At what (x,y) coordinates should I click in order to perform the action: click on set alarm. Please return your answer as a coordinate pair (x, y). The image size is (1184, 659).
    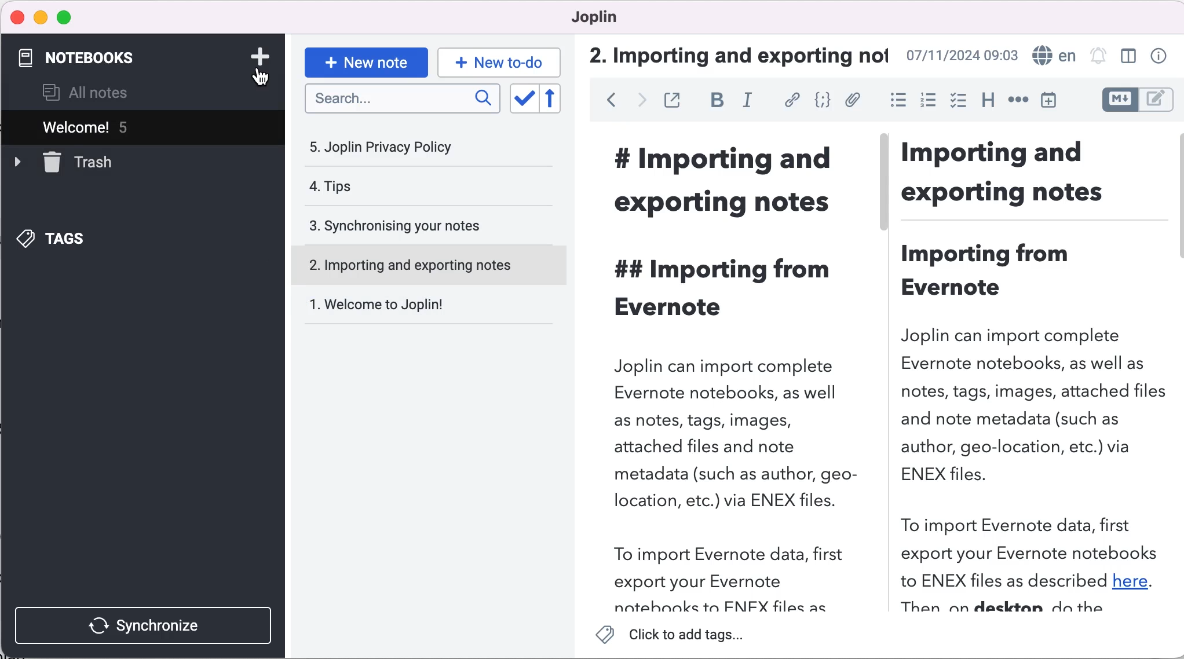
    Looking at the image, I should click on (1099, 57).